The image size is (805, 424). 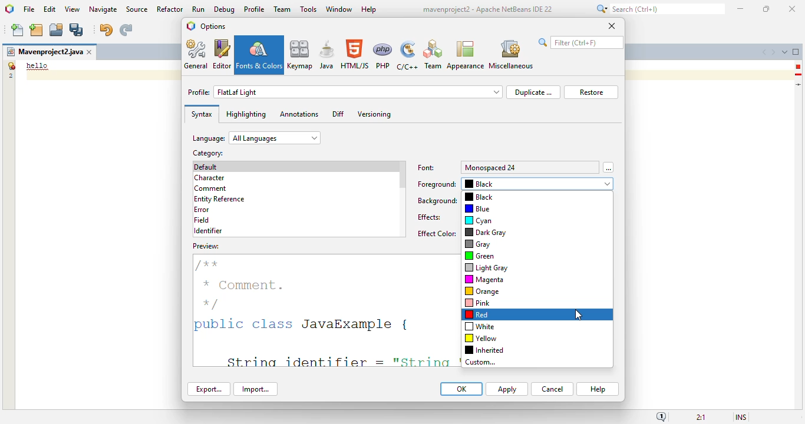 I want to click on blue, so click(x=477, y=208).